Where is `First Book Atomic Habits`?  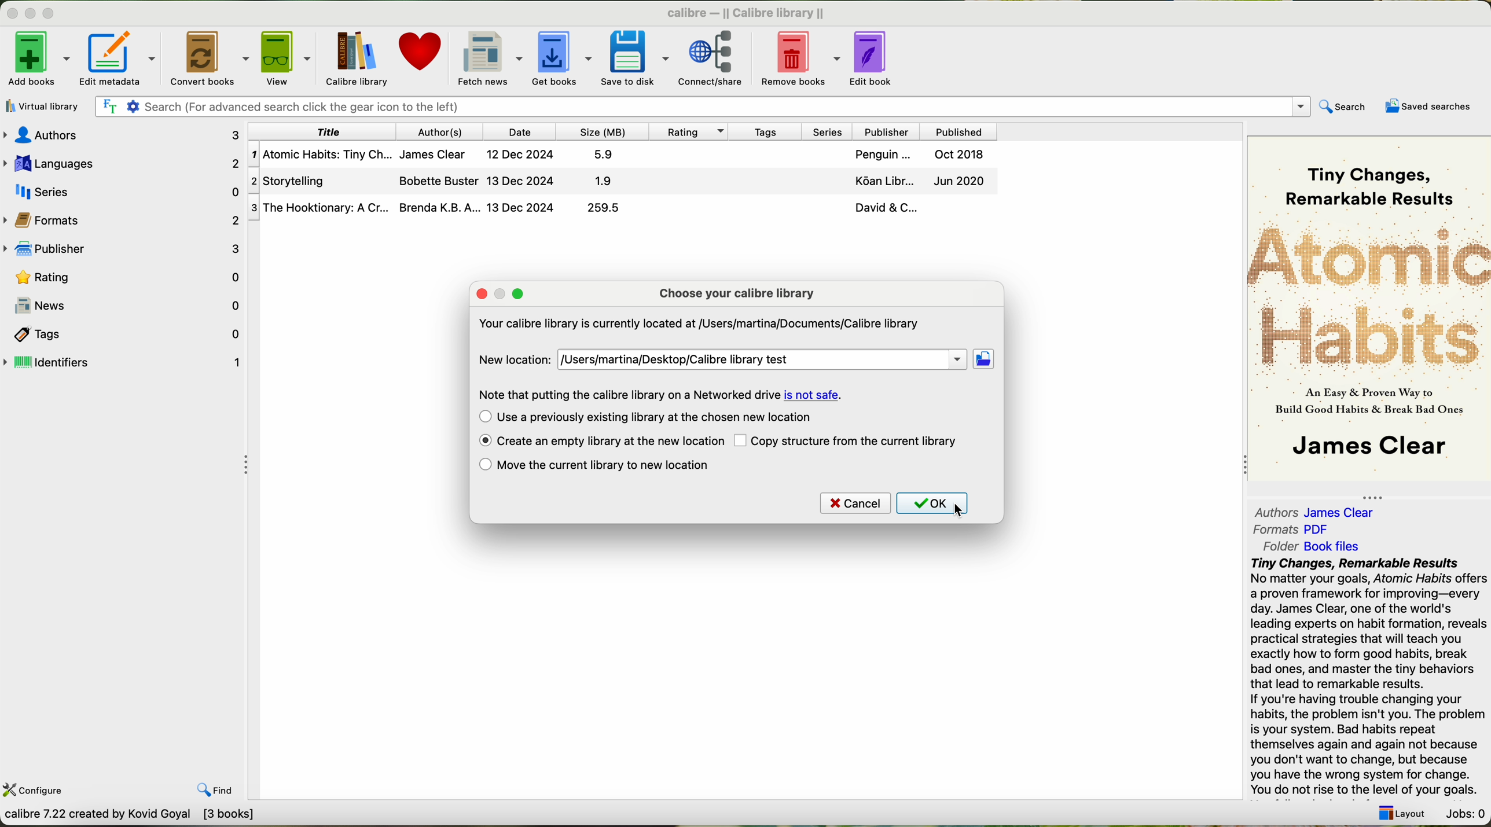 First Book Atomic Habits is located at coordinates (626, 156).